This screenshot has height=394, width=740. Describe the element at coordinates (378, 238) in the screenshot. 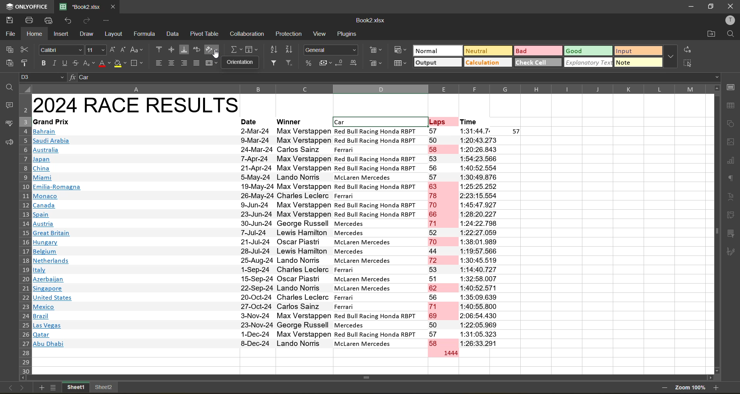

I see `Car names` at that location.